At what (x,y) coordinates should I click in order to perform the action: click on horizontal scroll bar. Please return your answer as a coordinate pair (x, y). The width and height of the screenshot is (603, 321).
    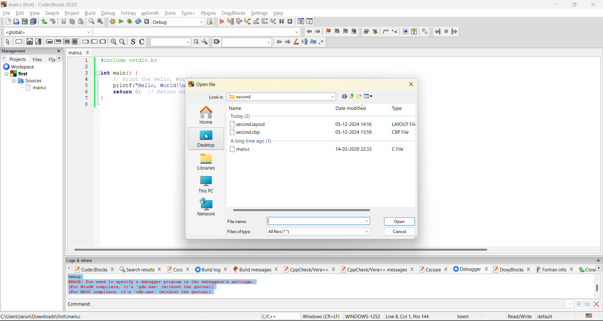
    Looking at the image, I should click on (280, 250).